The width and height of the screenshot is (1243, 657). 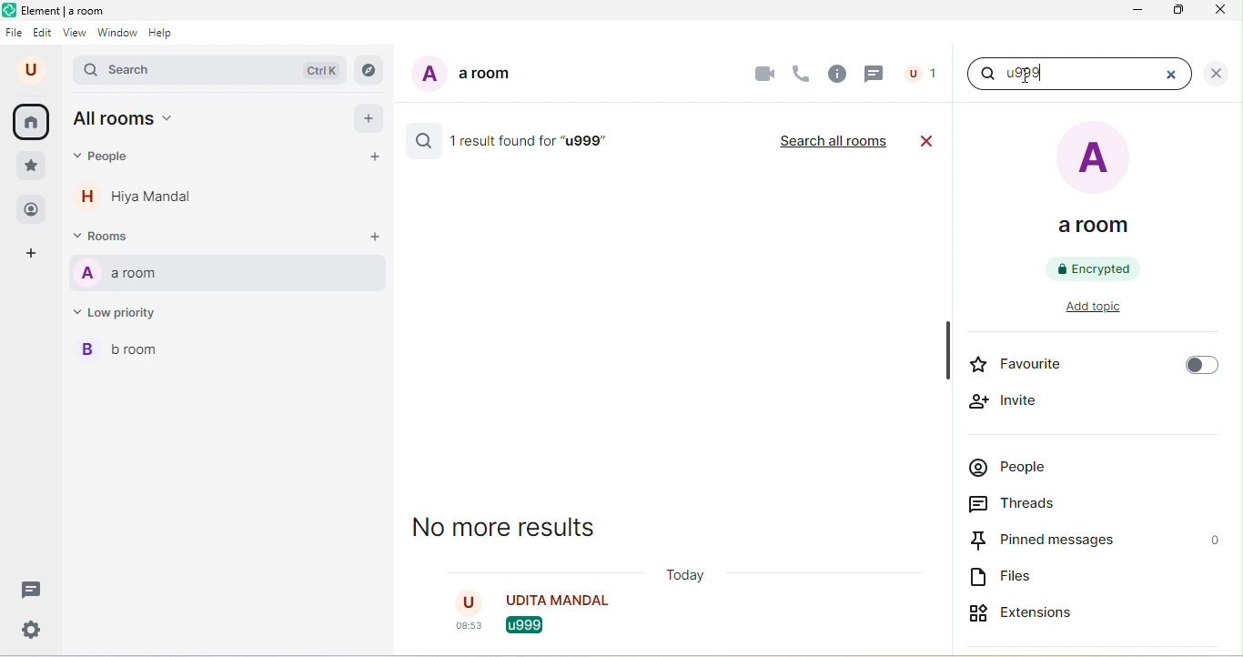 What do you see at coordinates (124, 316) in the screenshot?
I see `low priority` at bounding box center [124, 316].